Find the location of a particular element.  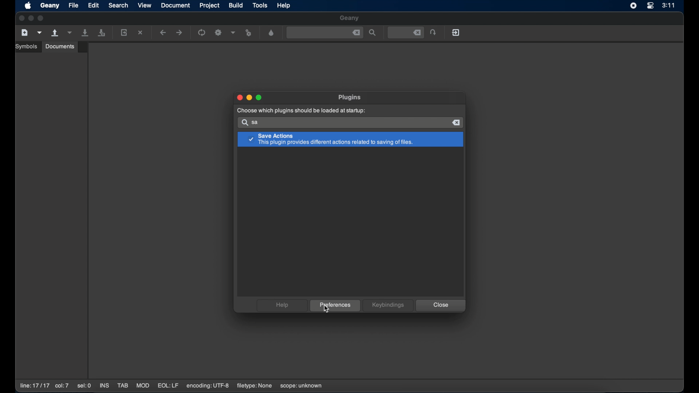

cursor is located at coordinates (326, 309).